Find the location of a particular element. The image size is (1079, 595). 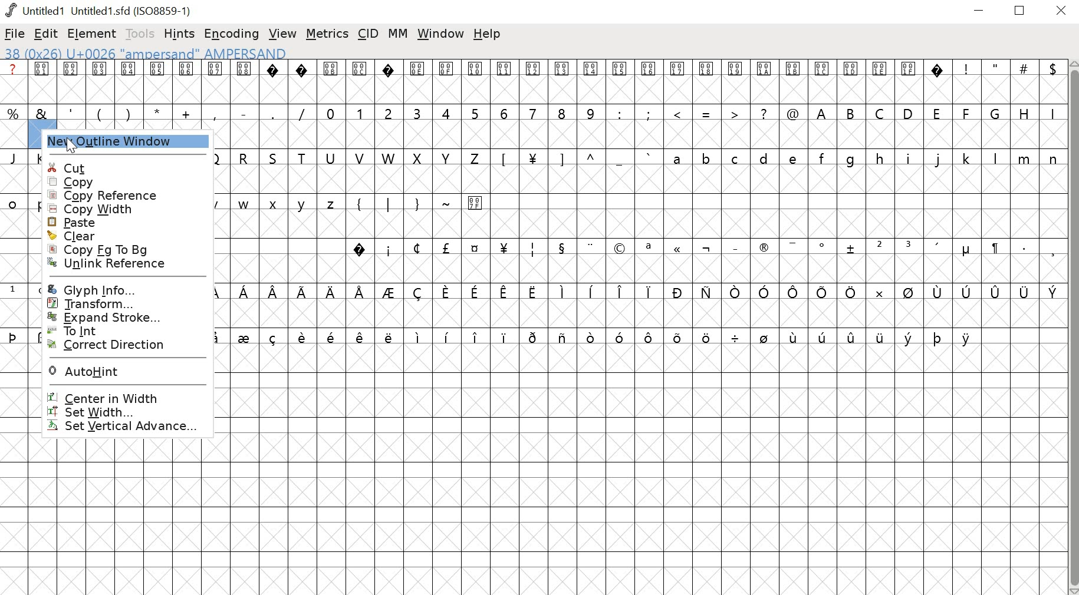

0019 is located at coordinates (736, 82).